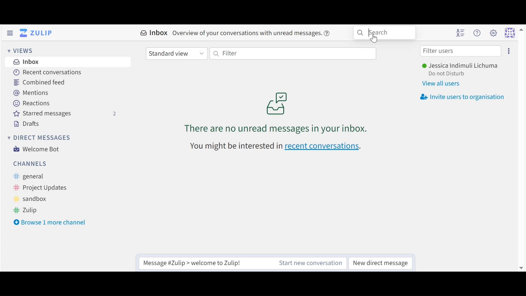 The width and height of the screenshot is (526, 296). Describe the element at coordinates (448, 74) in the screenshot. I see `Set Status` at that location.